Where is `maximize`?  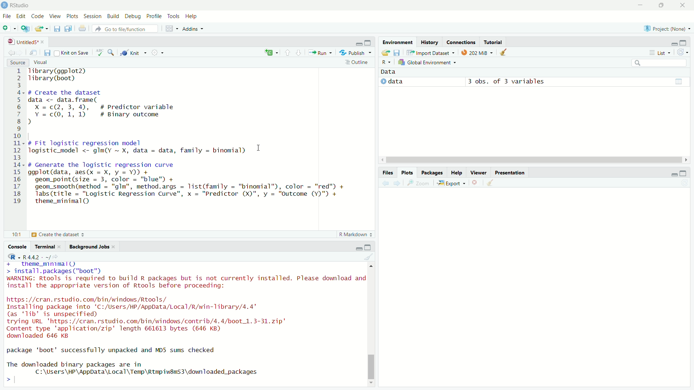 maximize is located at coordinates (683, 173).